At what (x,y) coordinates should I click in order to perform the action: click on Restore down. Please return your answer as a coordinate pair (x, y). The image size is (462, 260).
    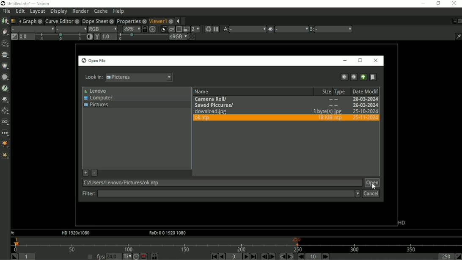
    Looking at the image, I should click on (438, 3).